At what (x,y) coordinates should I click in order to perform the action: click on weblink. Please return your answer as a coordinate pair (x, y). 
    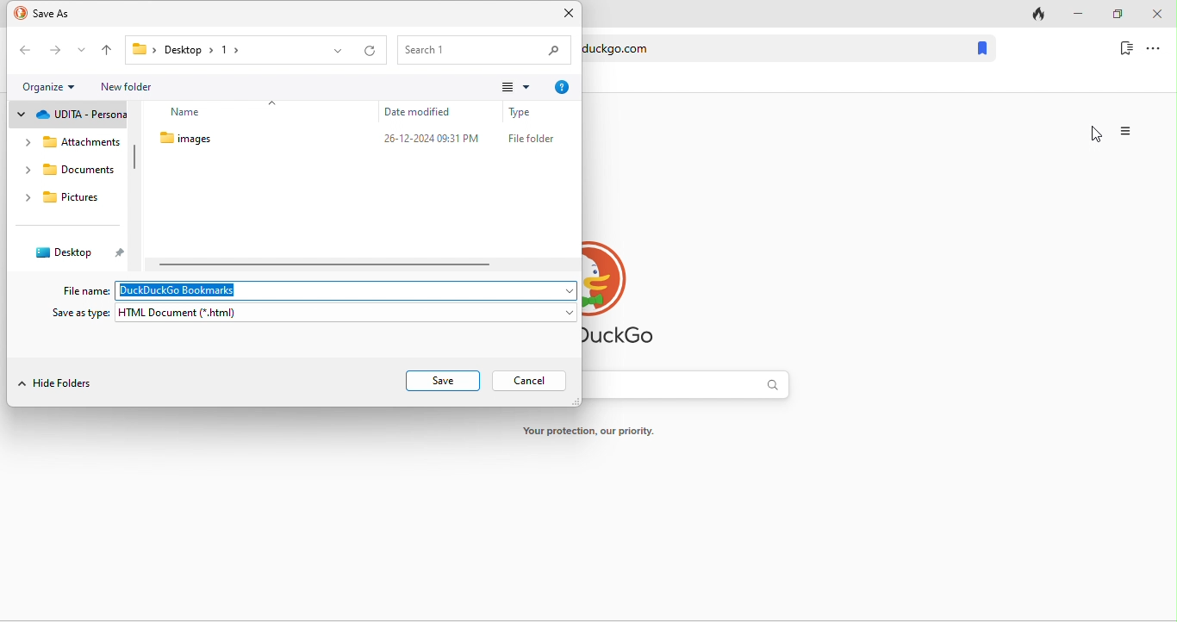
    Looking at the image, I should click on (771, 48).